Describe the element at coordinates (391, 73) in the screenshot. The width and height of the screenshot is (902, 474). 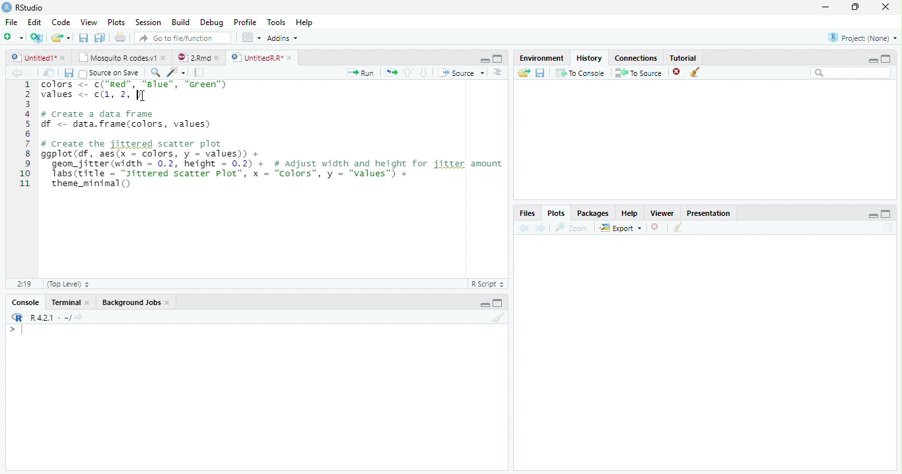
I see `Re-run the previous code region` at that location.